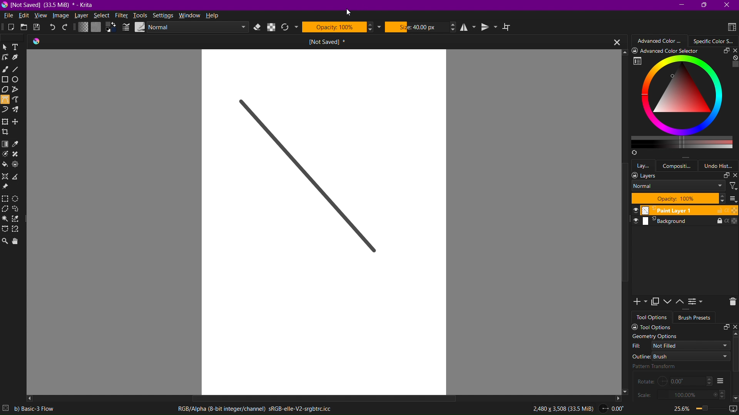 The image size is (739, 415). Describe the element at coordinates (679, 165) in the screenshot. I see `Composition` at that location.